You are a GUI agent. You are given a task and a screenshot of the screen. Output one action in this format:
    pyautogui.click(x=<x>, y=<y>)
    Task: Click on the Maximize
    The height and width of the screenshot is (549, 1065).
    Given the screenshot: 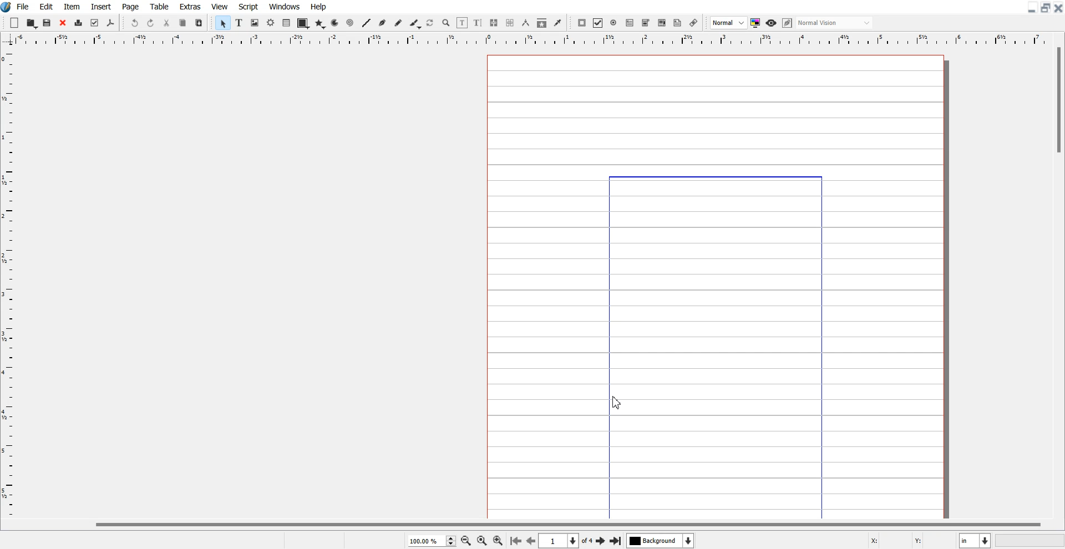 What is the action you would take?
    pyautogui.click(x=1043, y=7)
    